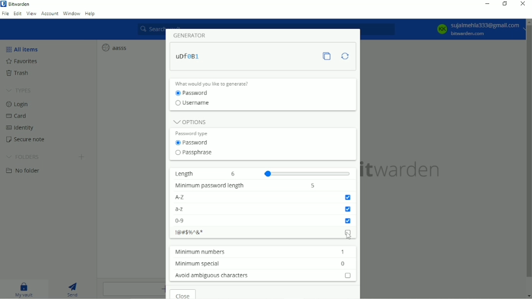 The width and height of the screenshot is (532, 299). Describe the element at coordinates (18, 104) in the screenshot. I see `Login` at that location.